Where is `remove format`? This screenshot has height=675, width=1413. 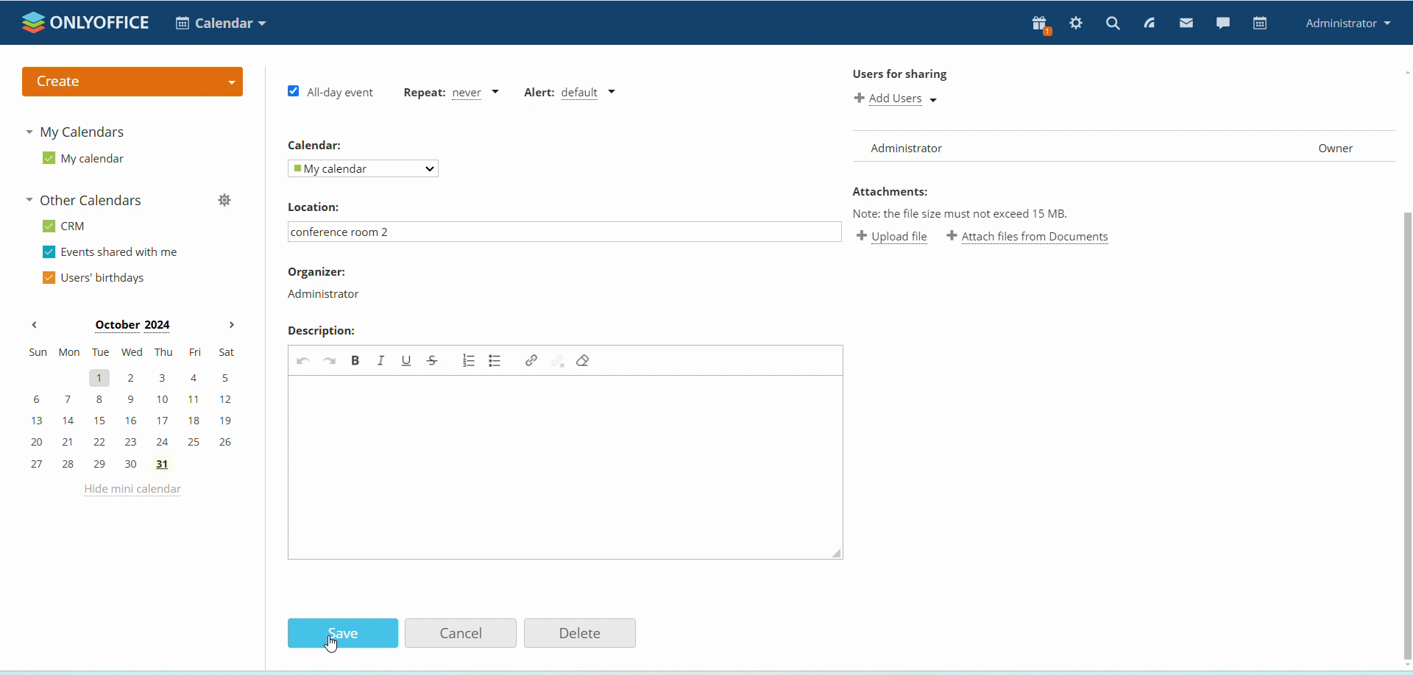
remove format is located at coordinates (583, 361).